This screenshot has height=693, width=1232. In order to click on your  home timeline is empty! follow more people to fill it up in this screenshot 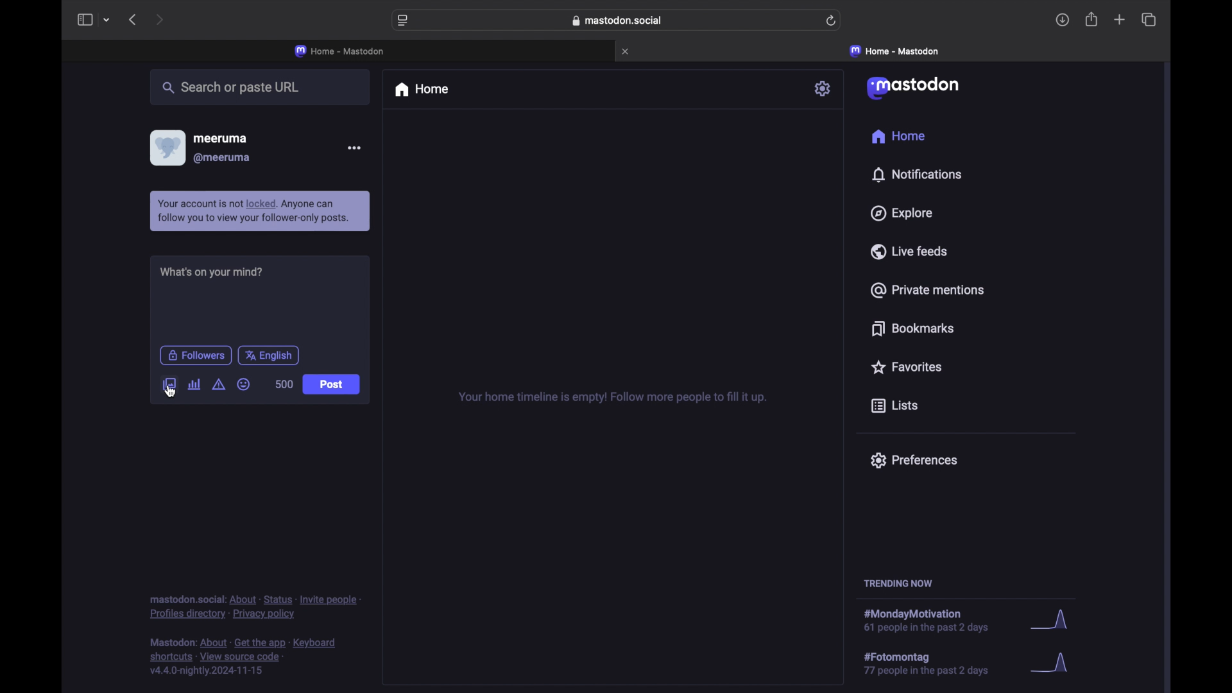, I will do `click(612, 397)`.